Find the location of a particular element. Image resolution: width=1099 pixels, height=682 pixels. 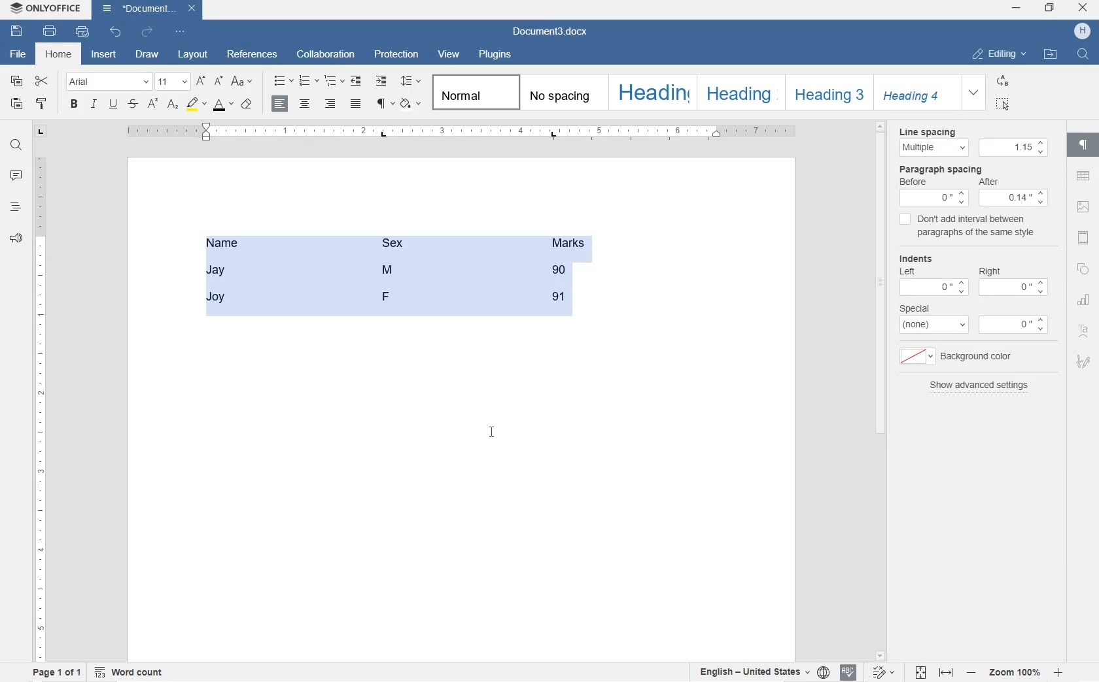

CHANGE CASE is located at coordinates (243, 81).